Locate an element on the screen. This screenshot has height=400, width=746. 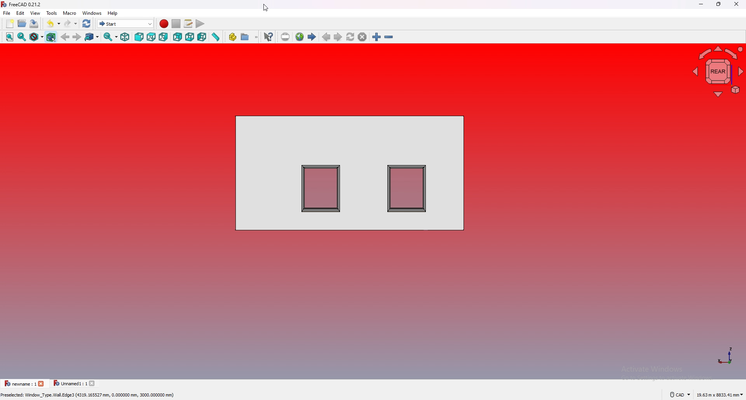
windows is located at coordinates (92, 13).